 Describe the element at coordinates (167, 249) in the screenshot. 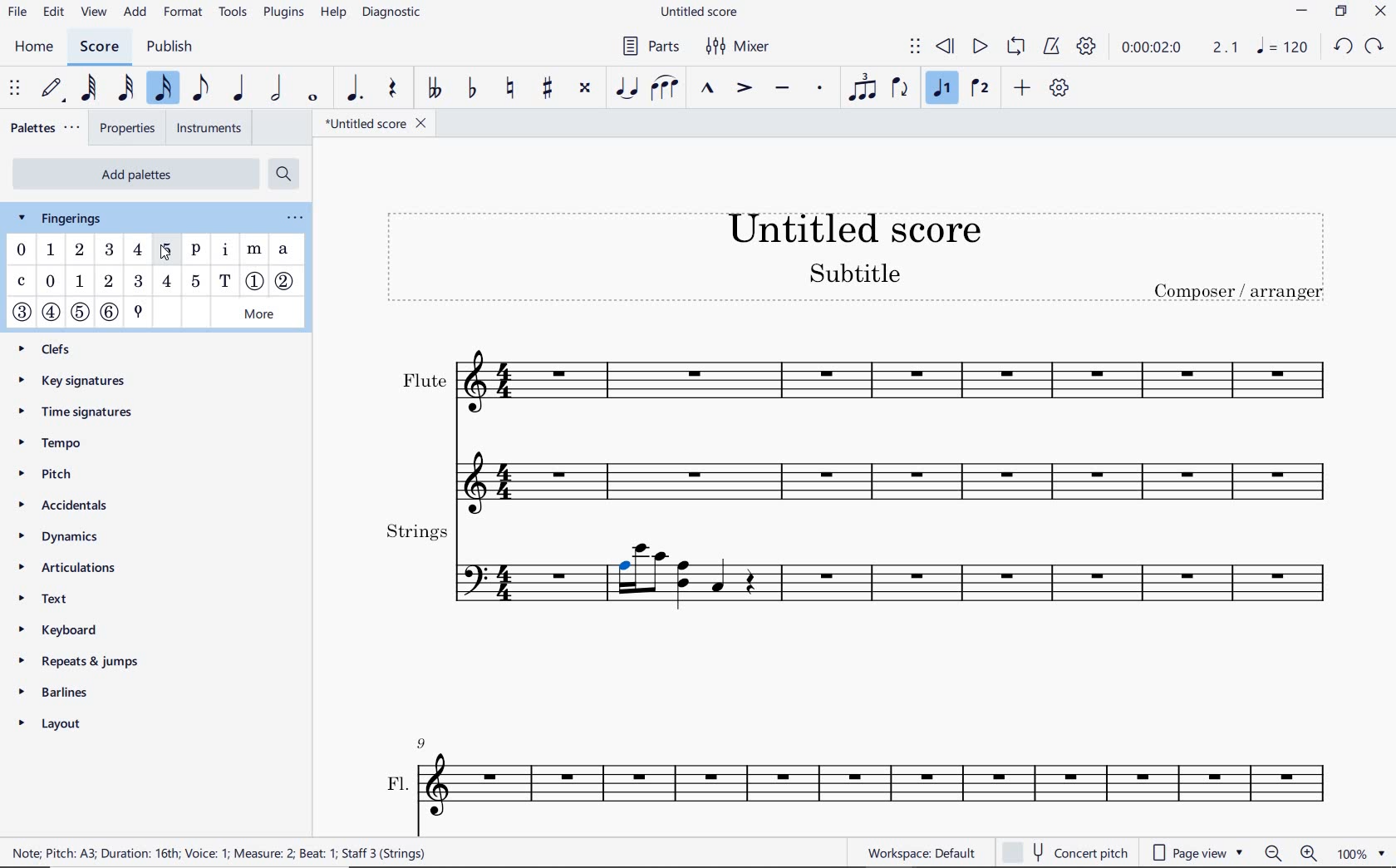

I see `cursor` at that location.